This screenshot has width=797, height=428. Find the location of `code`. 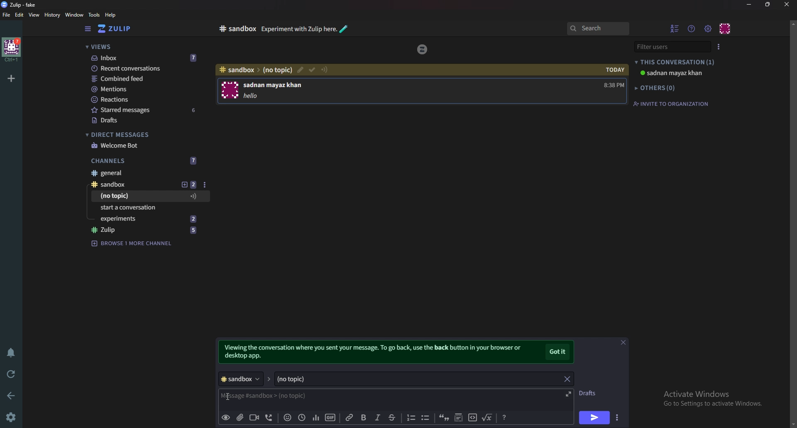

code is located at coordinates (472, 418).